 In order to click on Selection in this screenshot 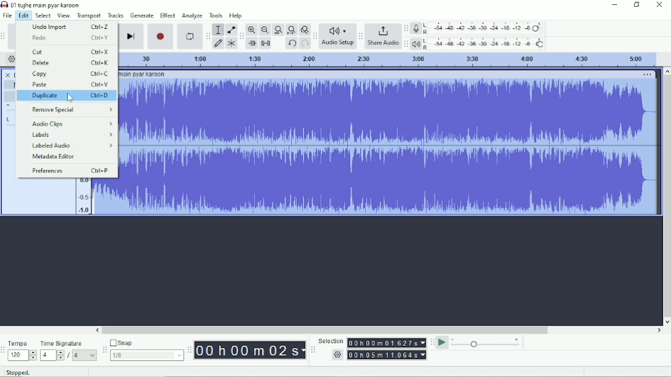, I will do `click(331, 340)`.